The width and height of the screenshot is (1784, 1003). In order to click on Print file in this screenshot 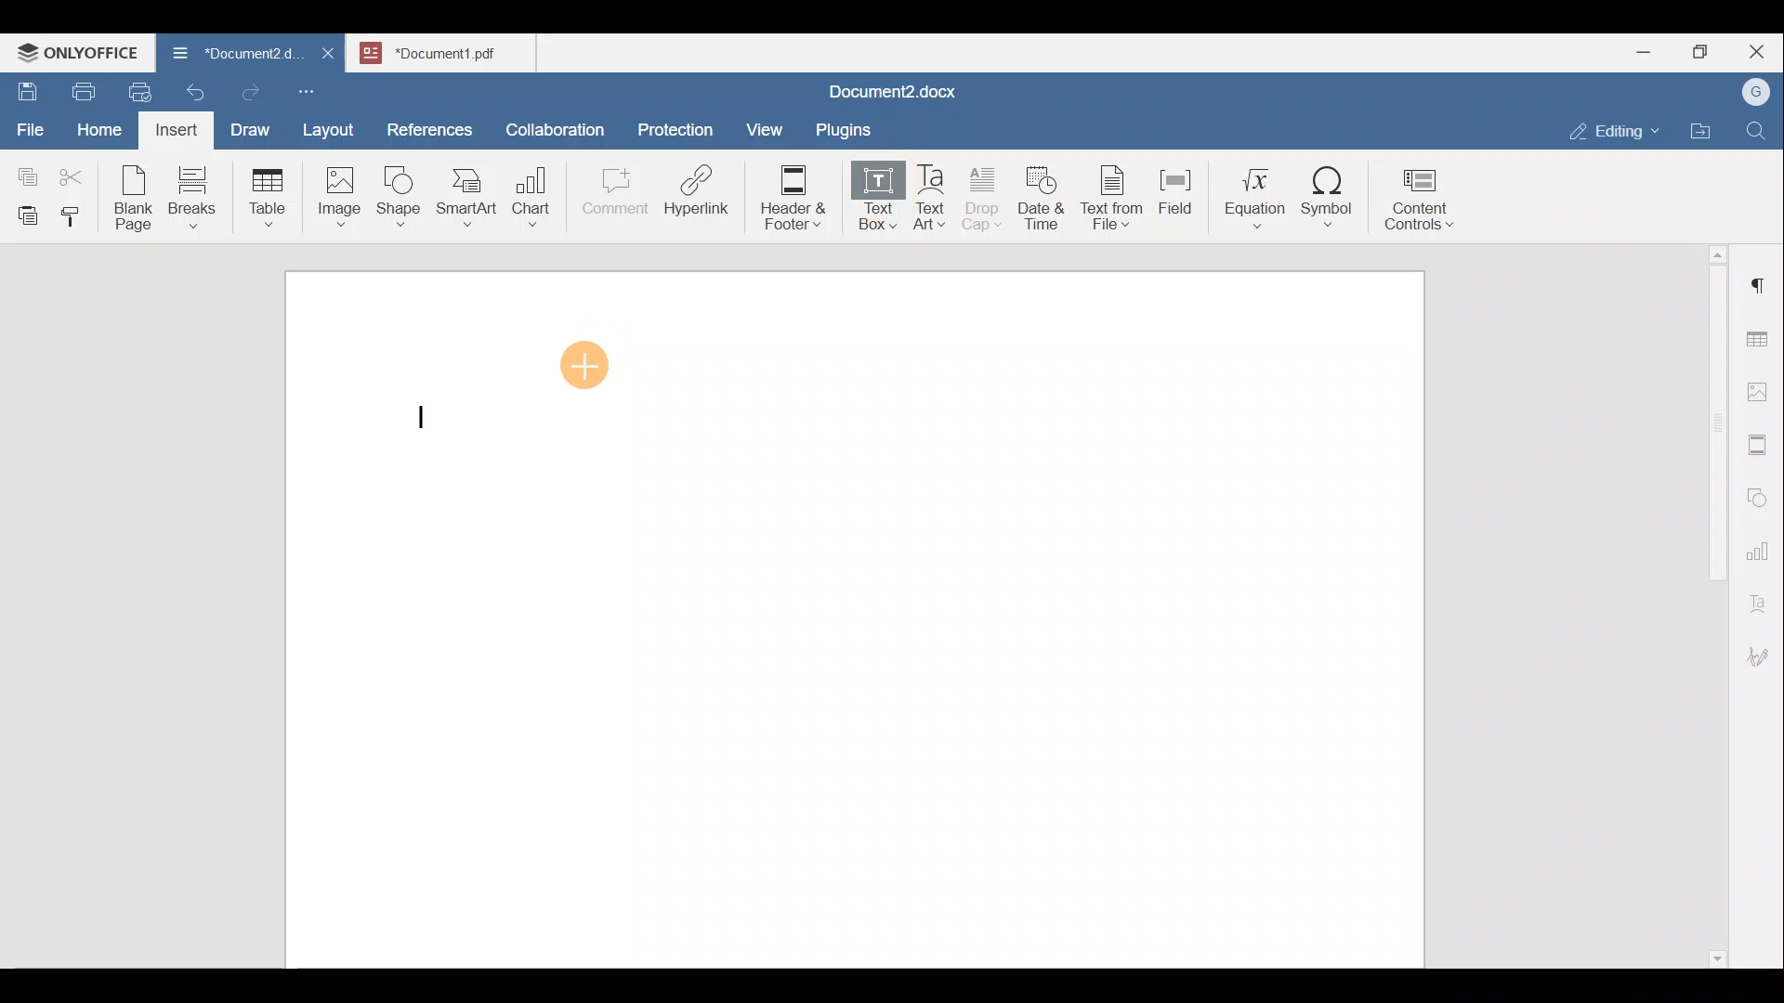, I will do `click(80, 88)`.